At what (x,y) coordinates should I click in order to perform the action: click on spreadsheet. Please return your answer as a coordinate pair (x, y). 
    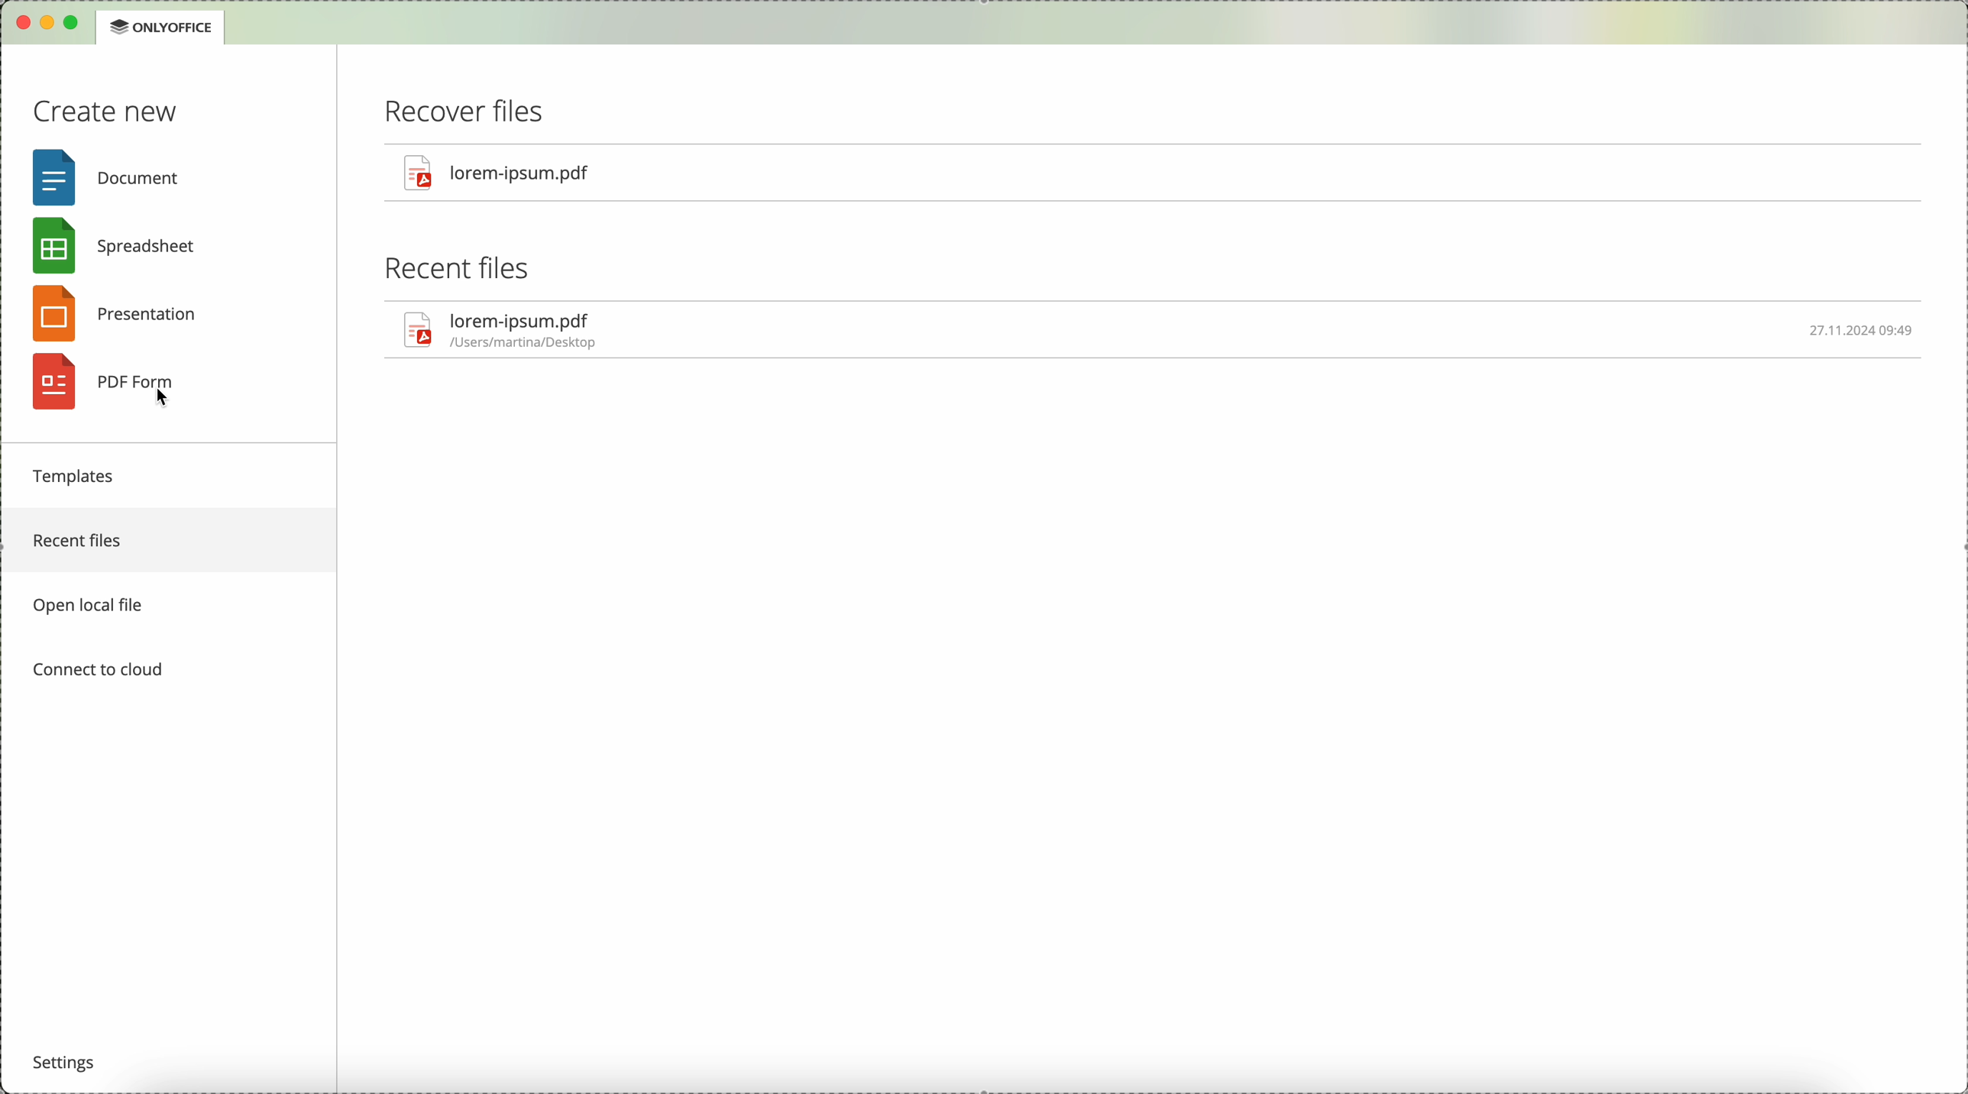
    Looking at the image, I should click on (121, 243).